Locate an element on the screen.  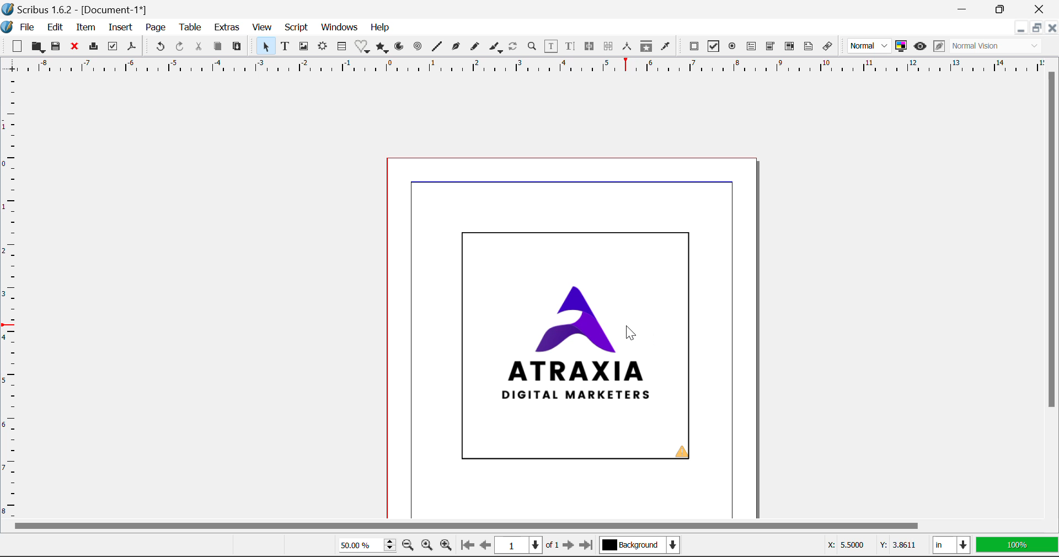
Scribus 1.6.2 - [Document-1*] is located at coordinates (81, 10).